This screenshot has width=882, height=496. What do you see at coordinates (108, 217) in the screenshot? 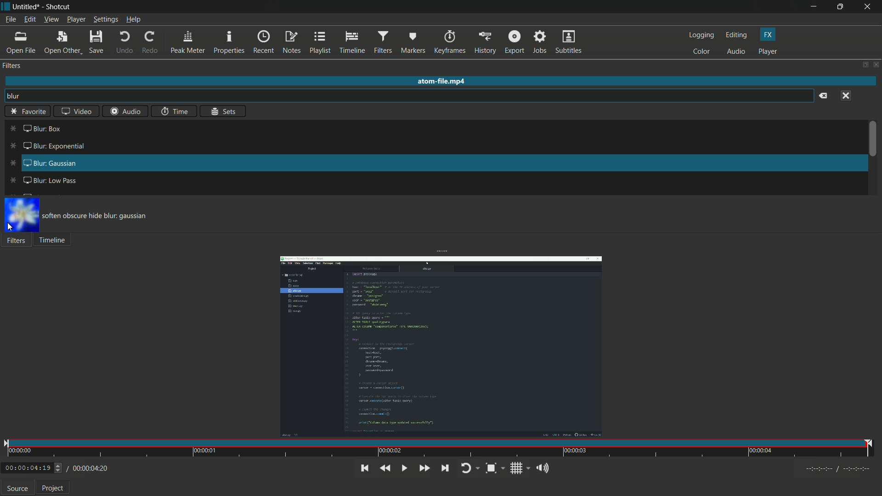
I see `soften obscure hide directional blur: gaussian` at bounding box center [108, 217].